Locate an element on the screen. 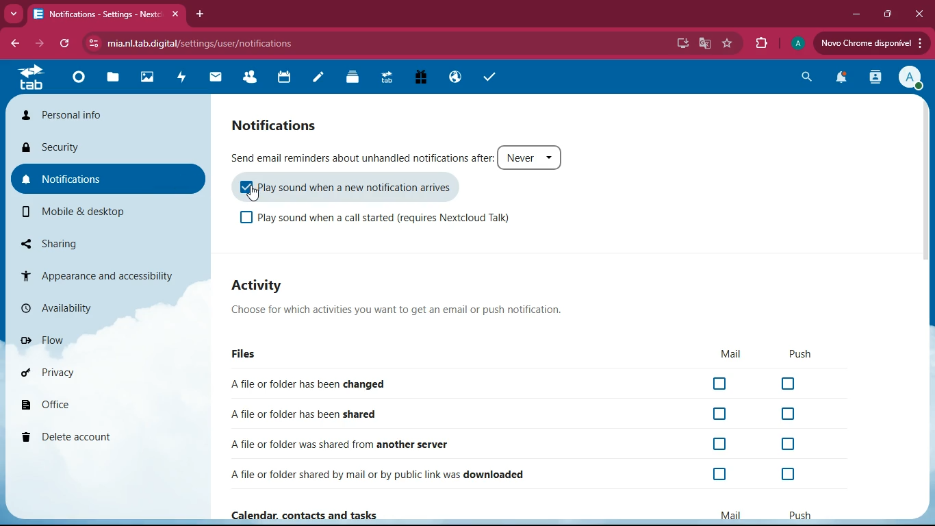  refresh is located at coordinates (65, 44).